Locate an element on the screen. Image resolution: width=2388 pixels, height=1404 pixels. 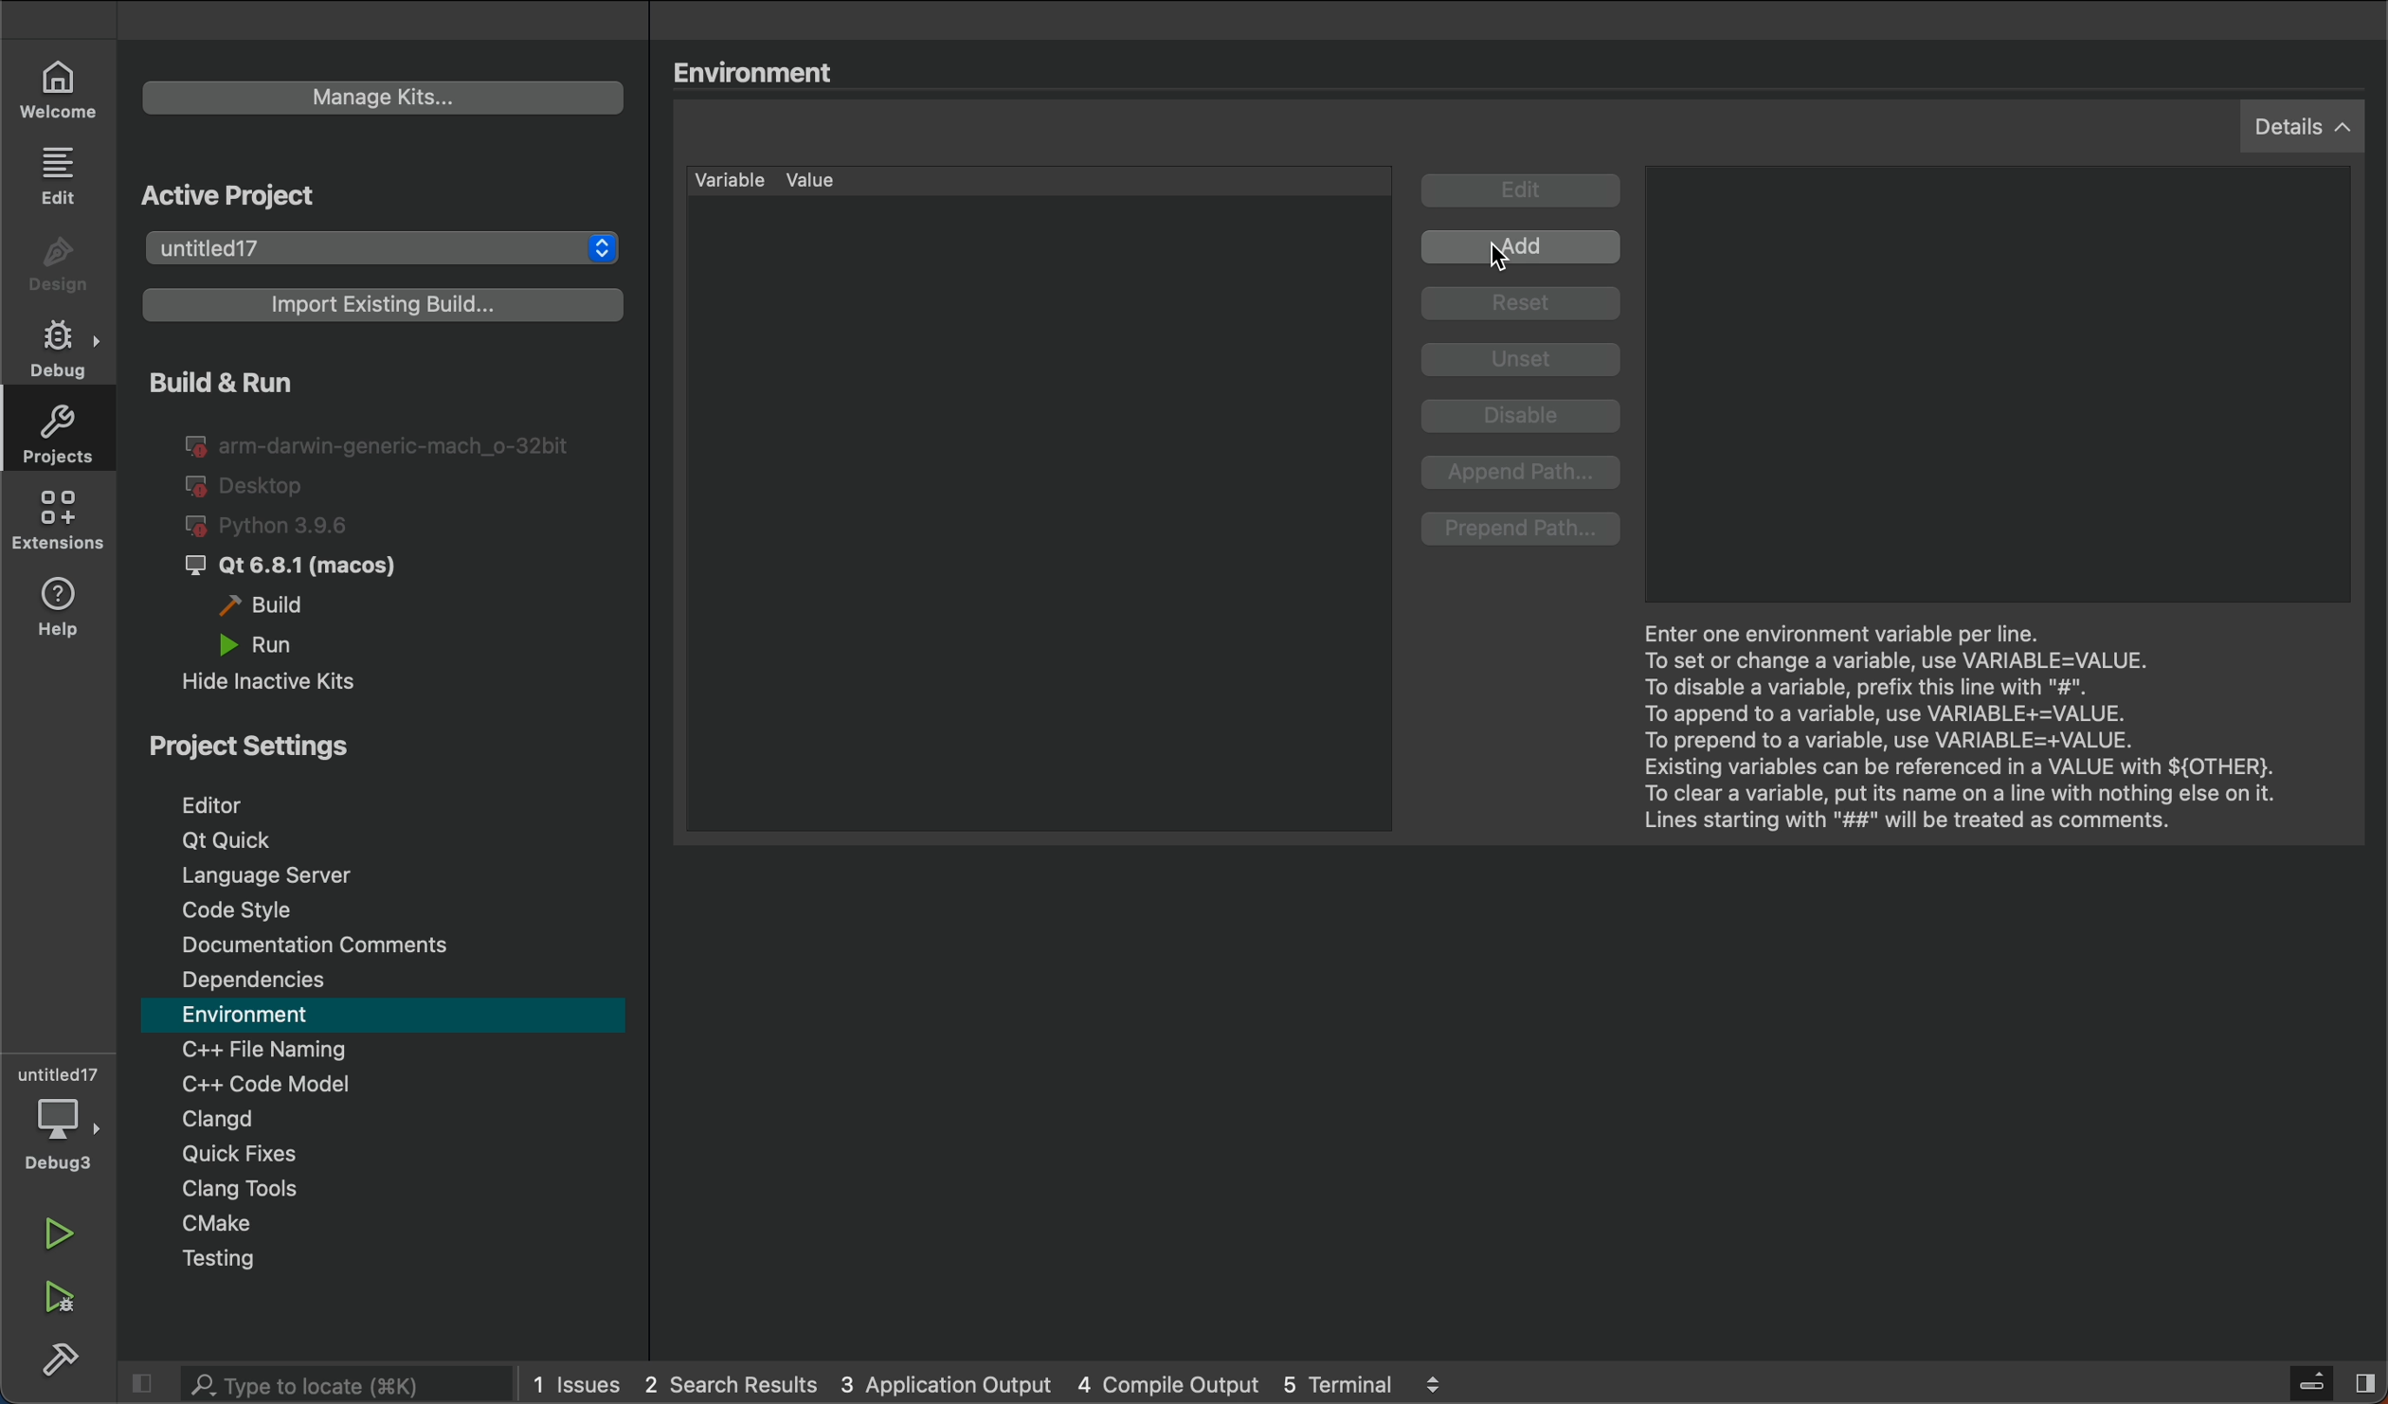
build is located at coordinates (277, 606).